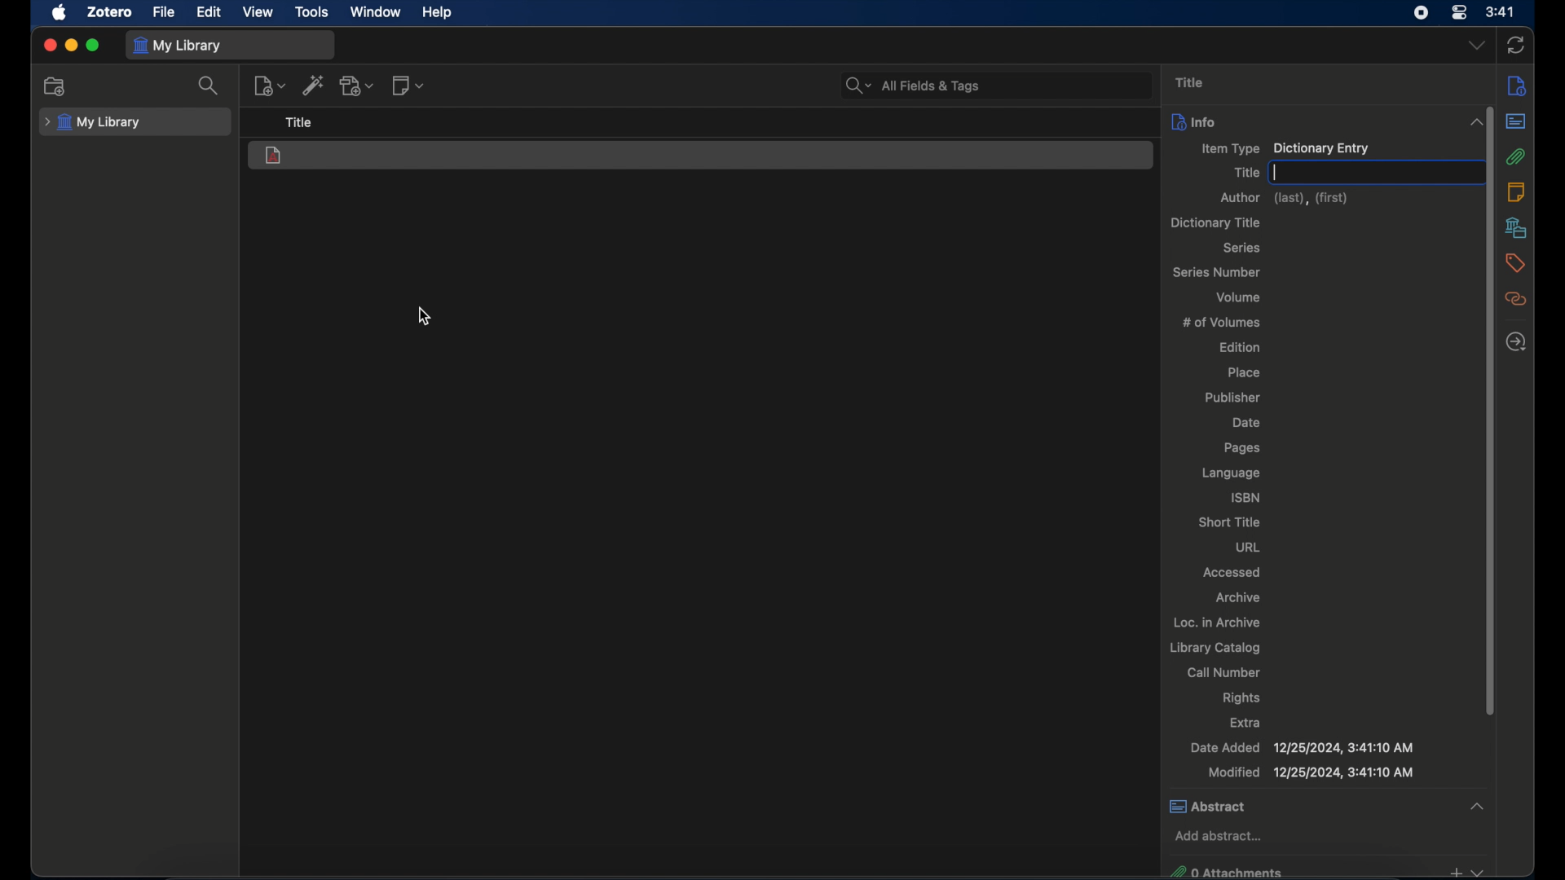 The image size is (1565, 880). Describe the element at coordinates (49, 46) in the screenshot. I see `close` at that location.